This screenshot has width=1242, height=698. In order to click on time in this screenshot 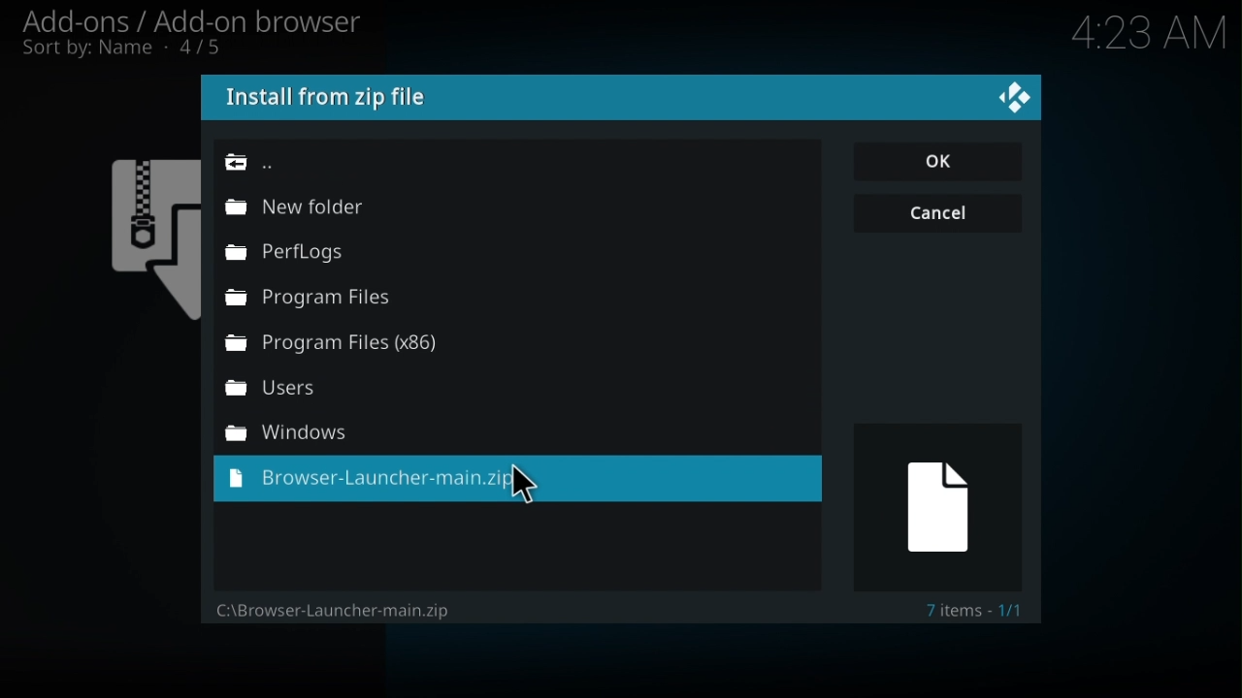, I will do `click(1152, 35)`.